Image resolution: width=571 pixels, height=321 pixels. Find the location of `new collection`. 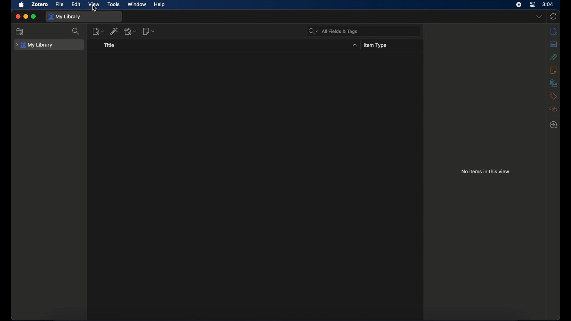

new collection is located at coordinates (20, 32).